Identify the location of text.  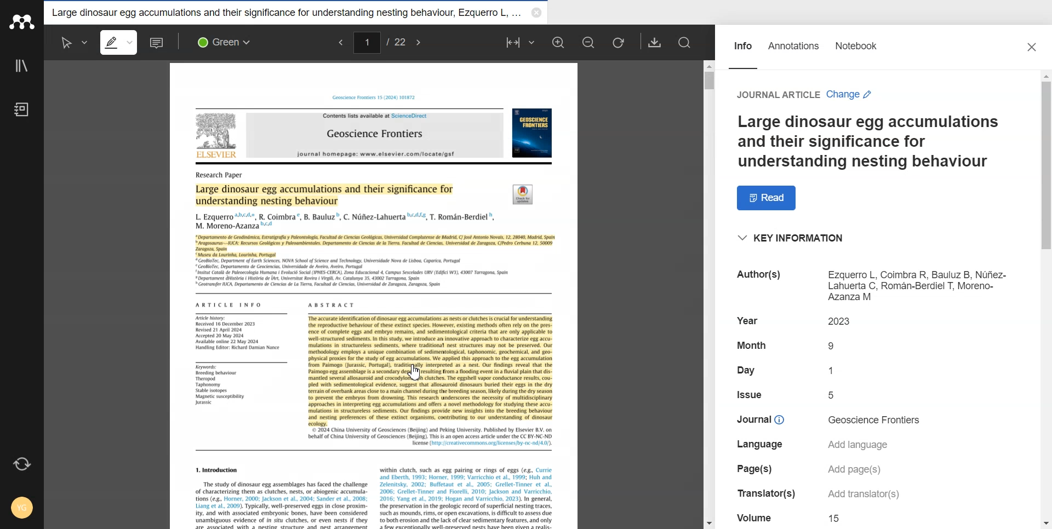
(833, 395).